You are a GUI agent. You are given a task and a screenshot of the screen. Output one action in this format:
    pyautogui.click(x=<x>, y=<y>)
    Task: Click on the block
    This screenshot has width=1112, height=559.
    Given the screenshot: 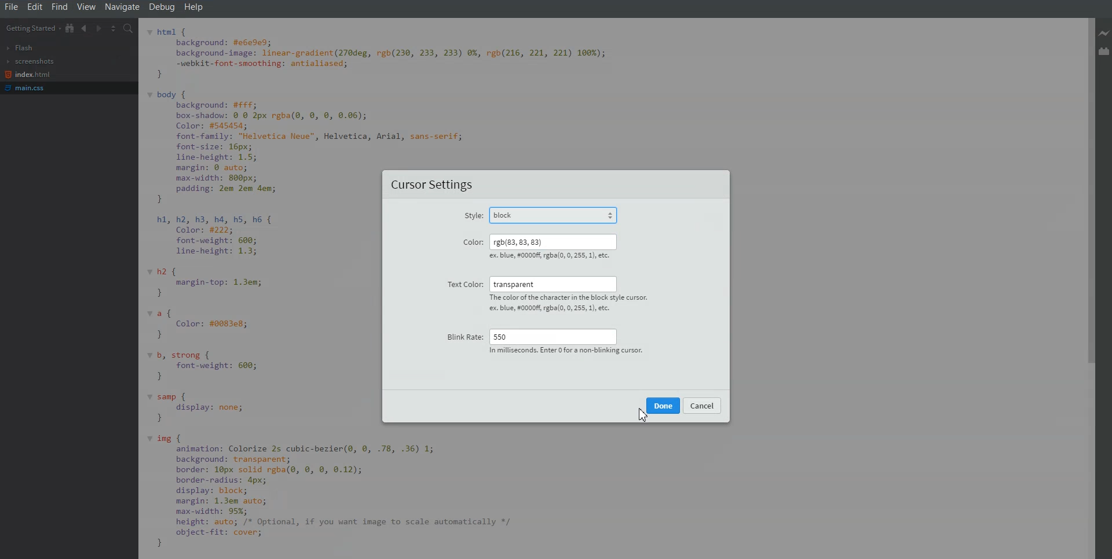 What is the action you would take?
    pyautogui.click(x=559, y=214)
    